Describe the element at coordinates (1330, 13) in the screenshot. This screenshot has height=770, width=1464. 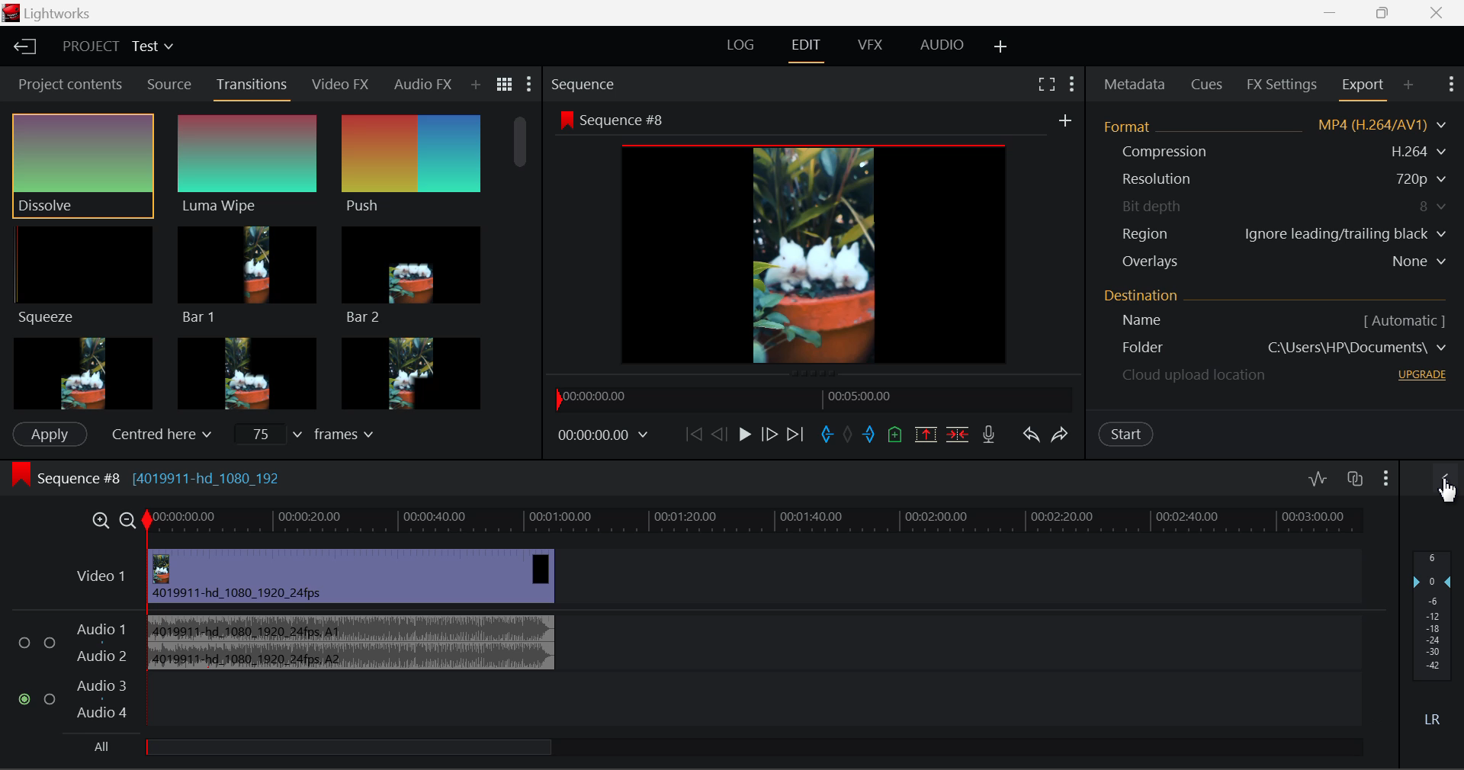
I see `Restore Down` at that location.